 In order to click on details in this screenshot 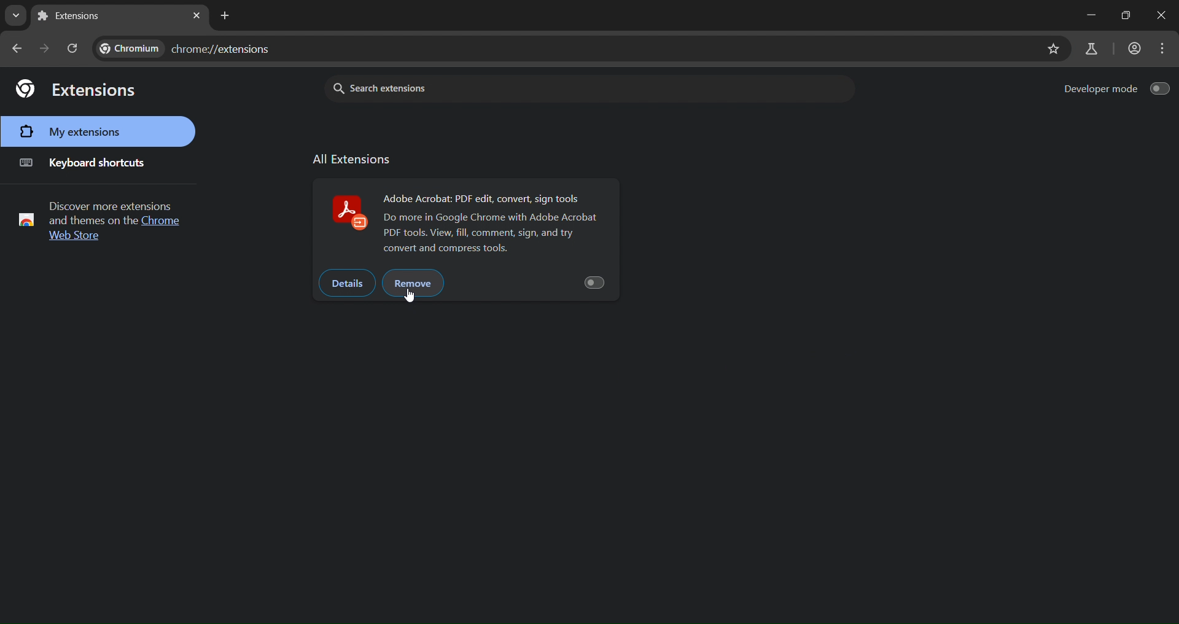, I will do `click(346, 283)`.